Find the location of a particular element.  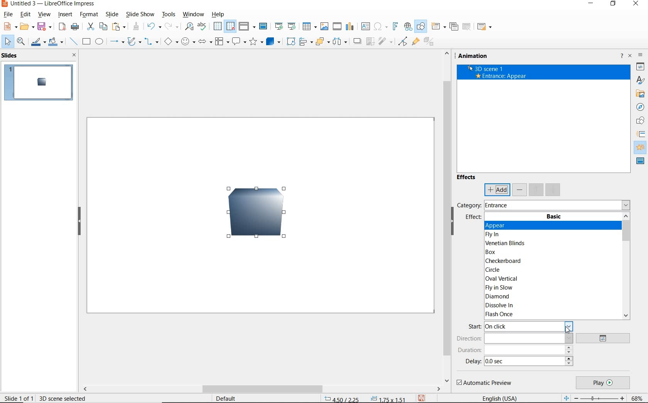

DISSOLVE IN is located at coordinates (501, 306).